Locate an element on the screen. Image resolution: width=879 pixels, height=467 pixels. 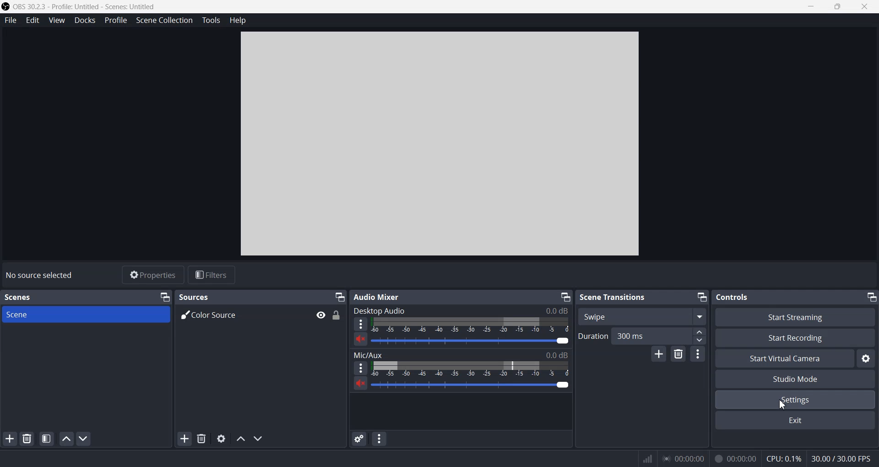
Edit is located at coordinates (33, 20).